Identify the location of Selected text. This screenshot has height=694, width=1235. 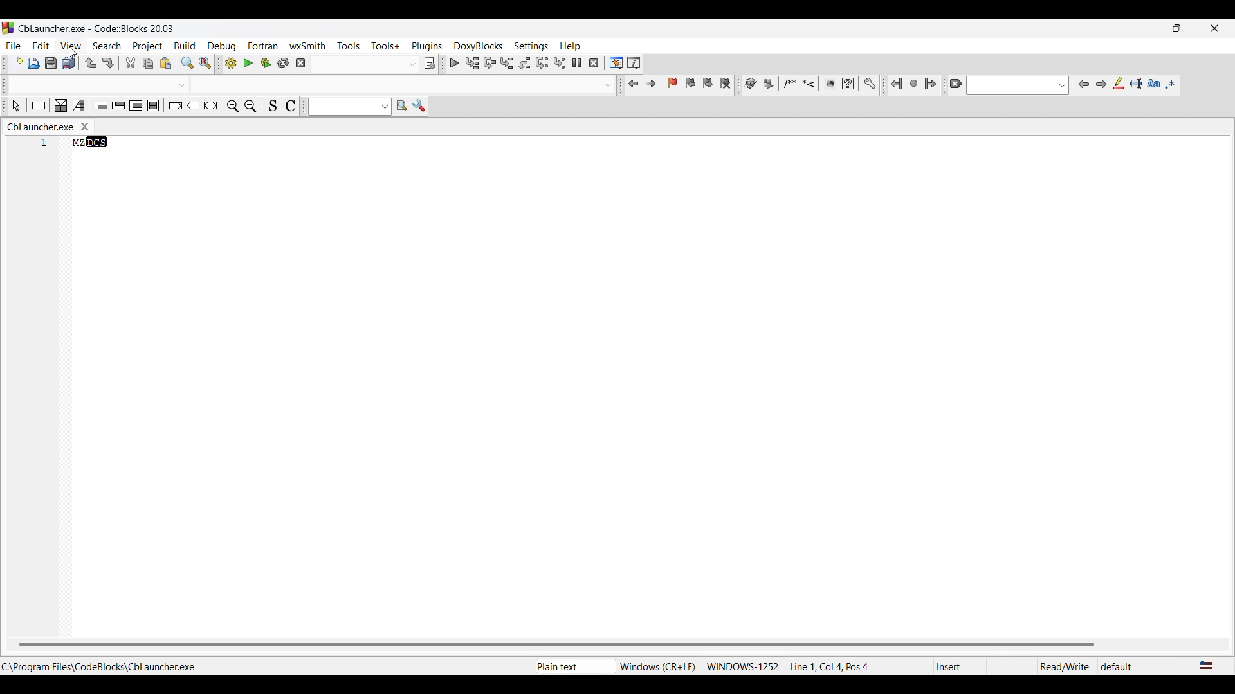
(1136, 84).